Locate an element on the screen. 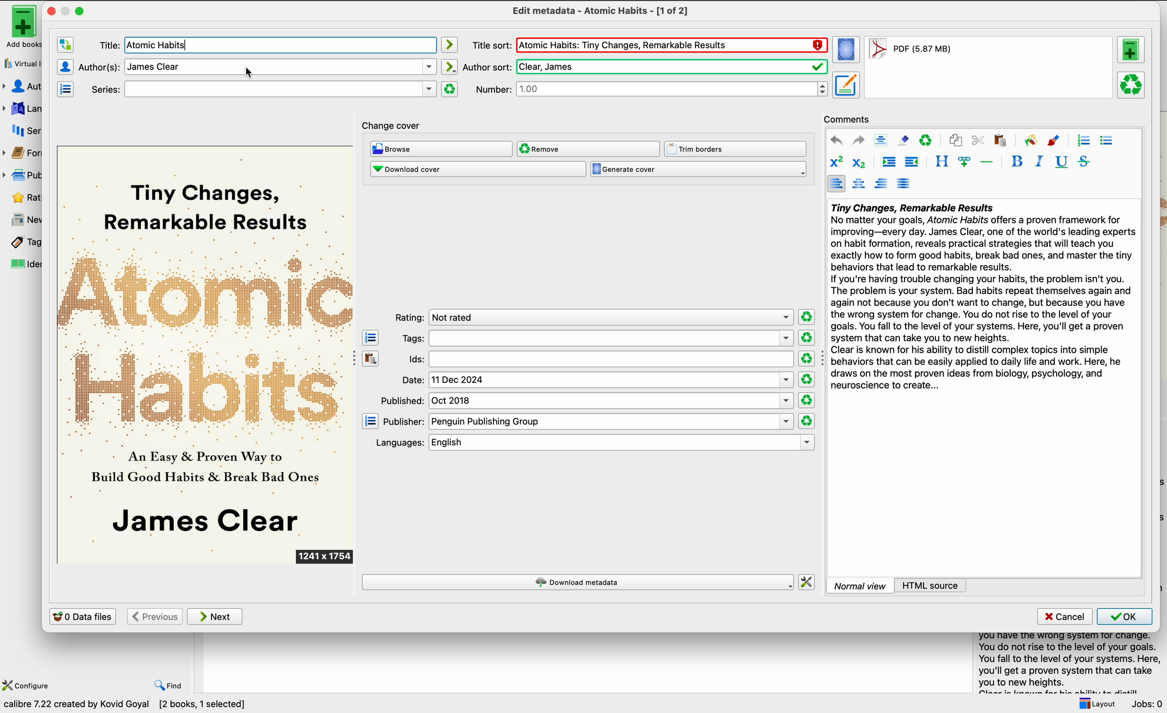 Image resolution: width=1167 pixels, height=713 pixels. open the manage publisher editor is located at coordinates (370, 421).